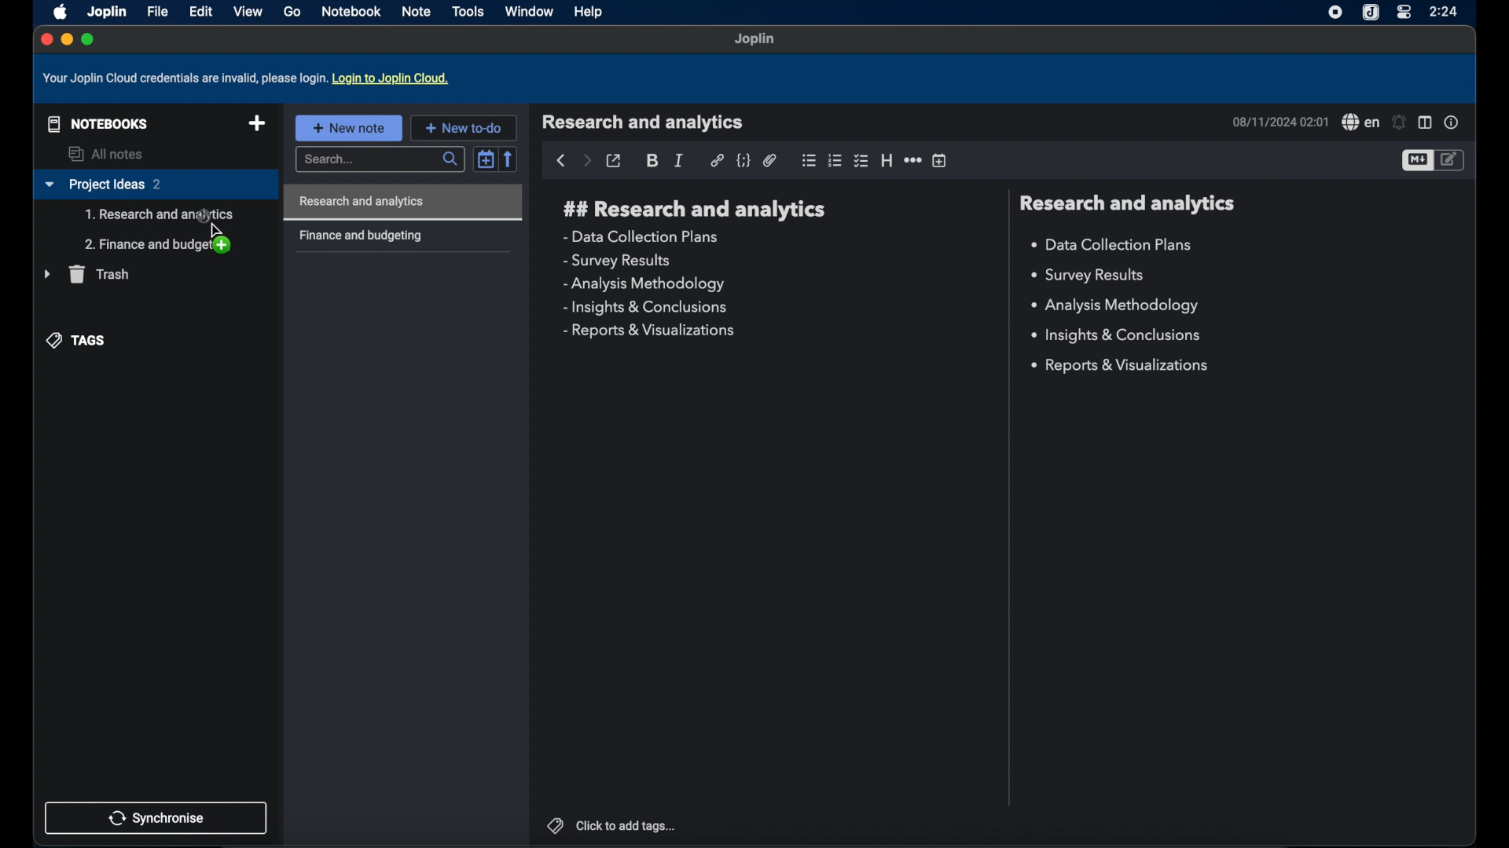 The image size is (1509, 848). Describe the element at coordinates (1452, 159) in the screenshot. I see `toggle editor` at that location.